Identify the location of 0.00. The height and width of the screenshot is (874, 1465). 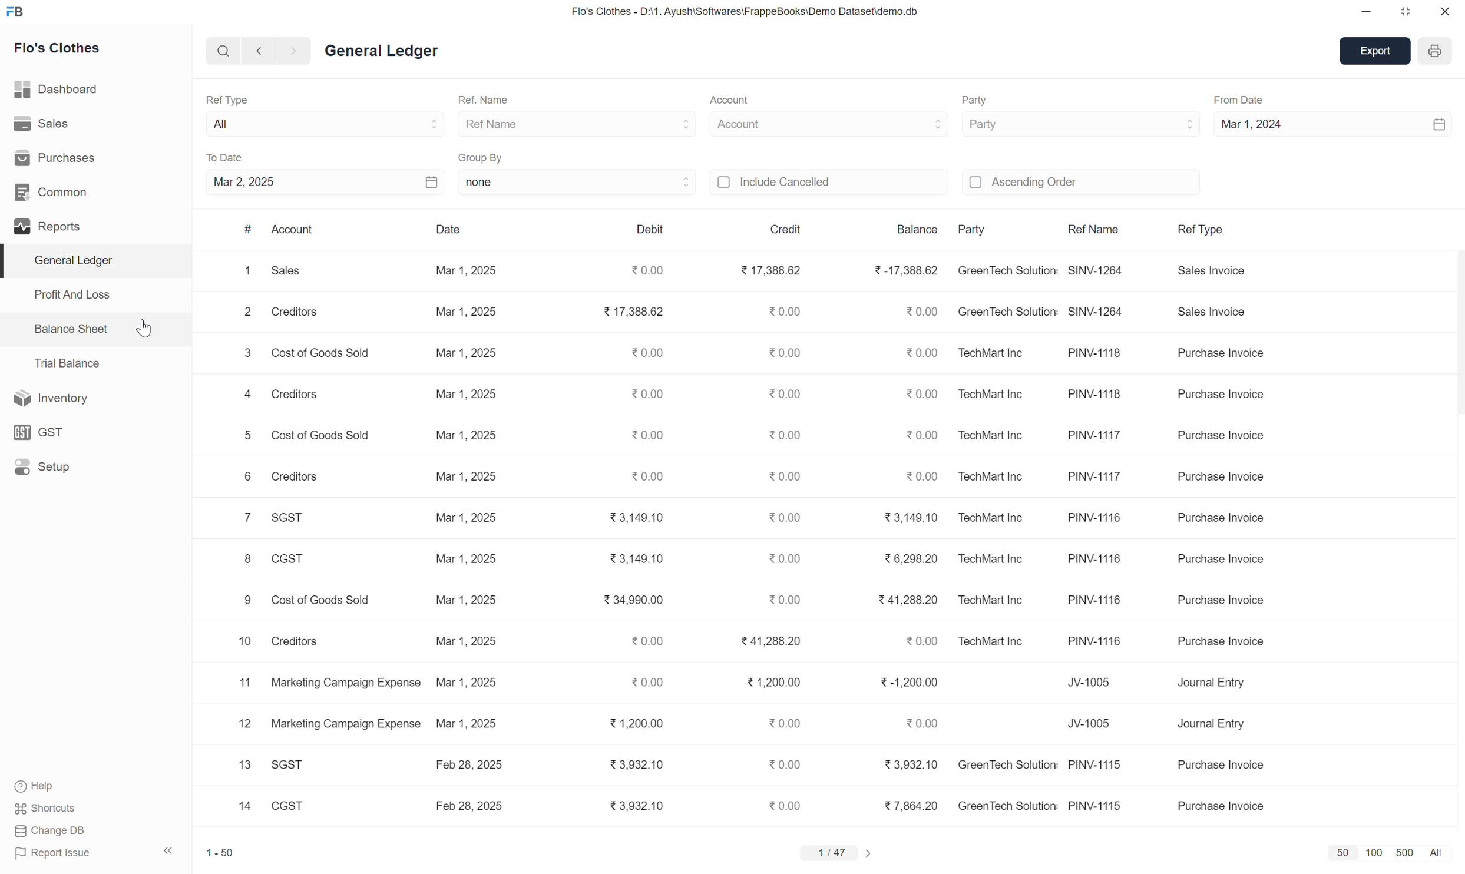
(641, 270).